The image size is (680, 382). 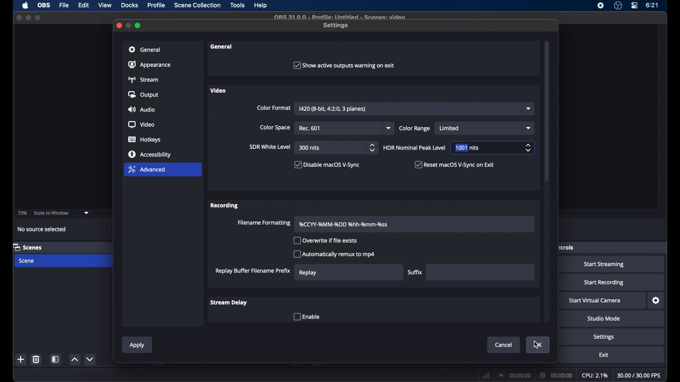 What do you see at coordinates (229, 302) in the screenshot?
I see `stream delay` at bounding box center [229, 302].